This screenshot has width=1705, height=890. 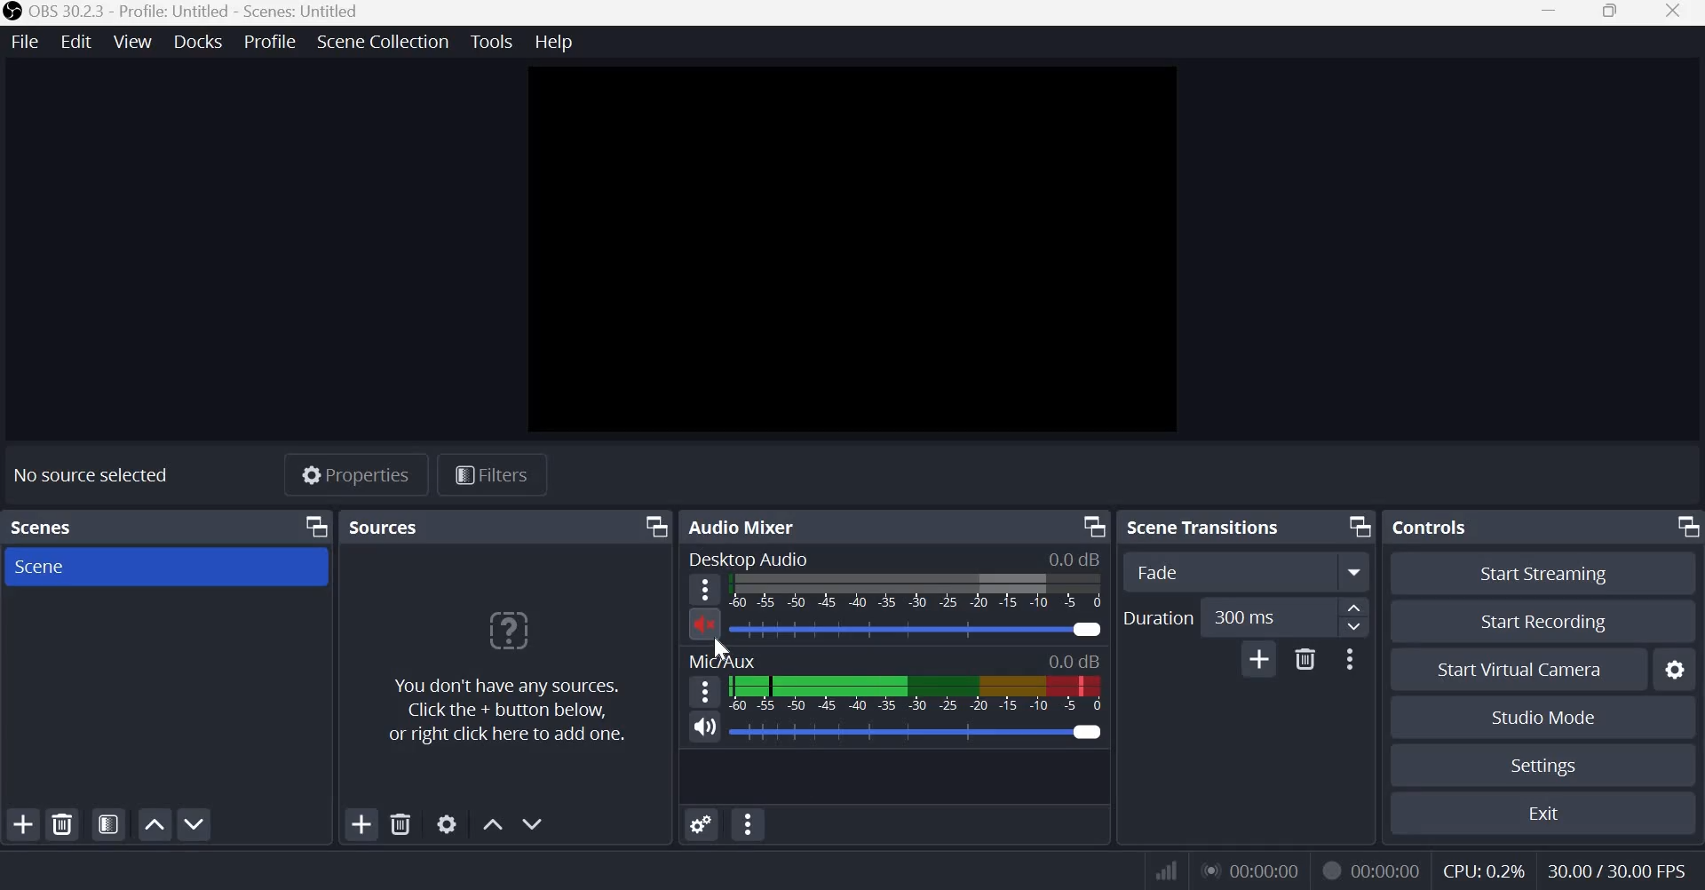 I want to click on Properties, so click(x=356, y=474).